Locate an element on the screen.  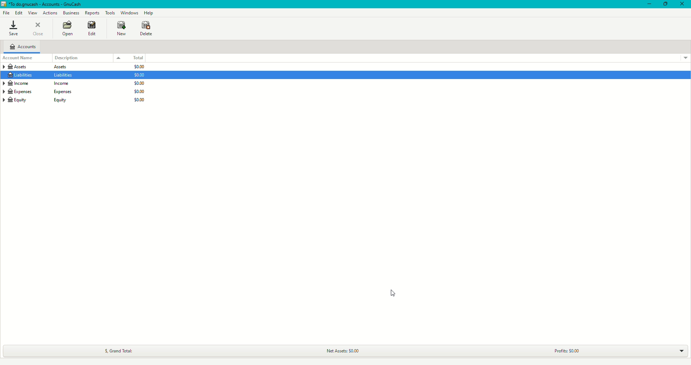
Open is located at coordinates (68, 28).